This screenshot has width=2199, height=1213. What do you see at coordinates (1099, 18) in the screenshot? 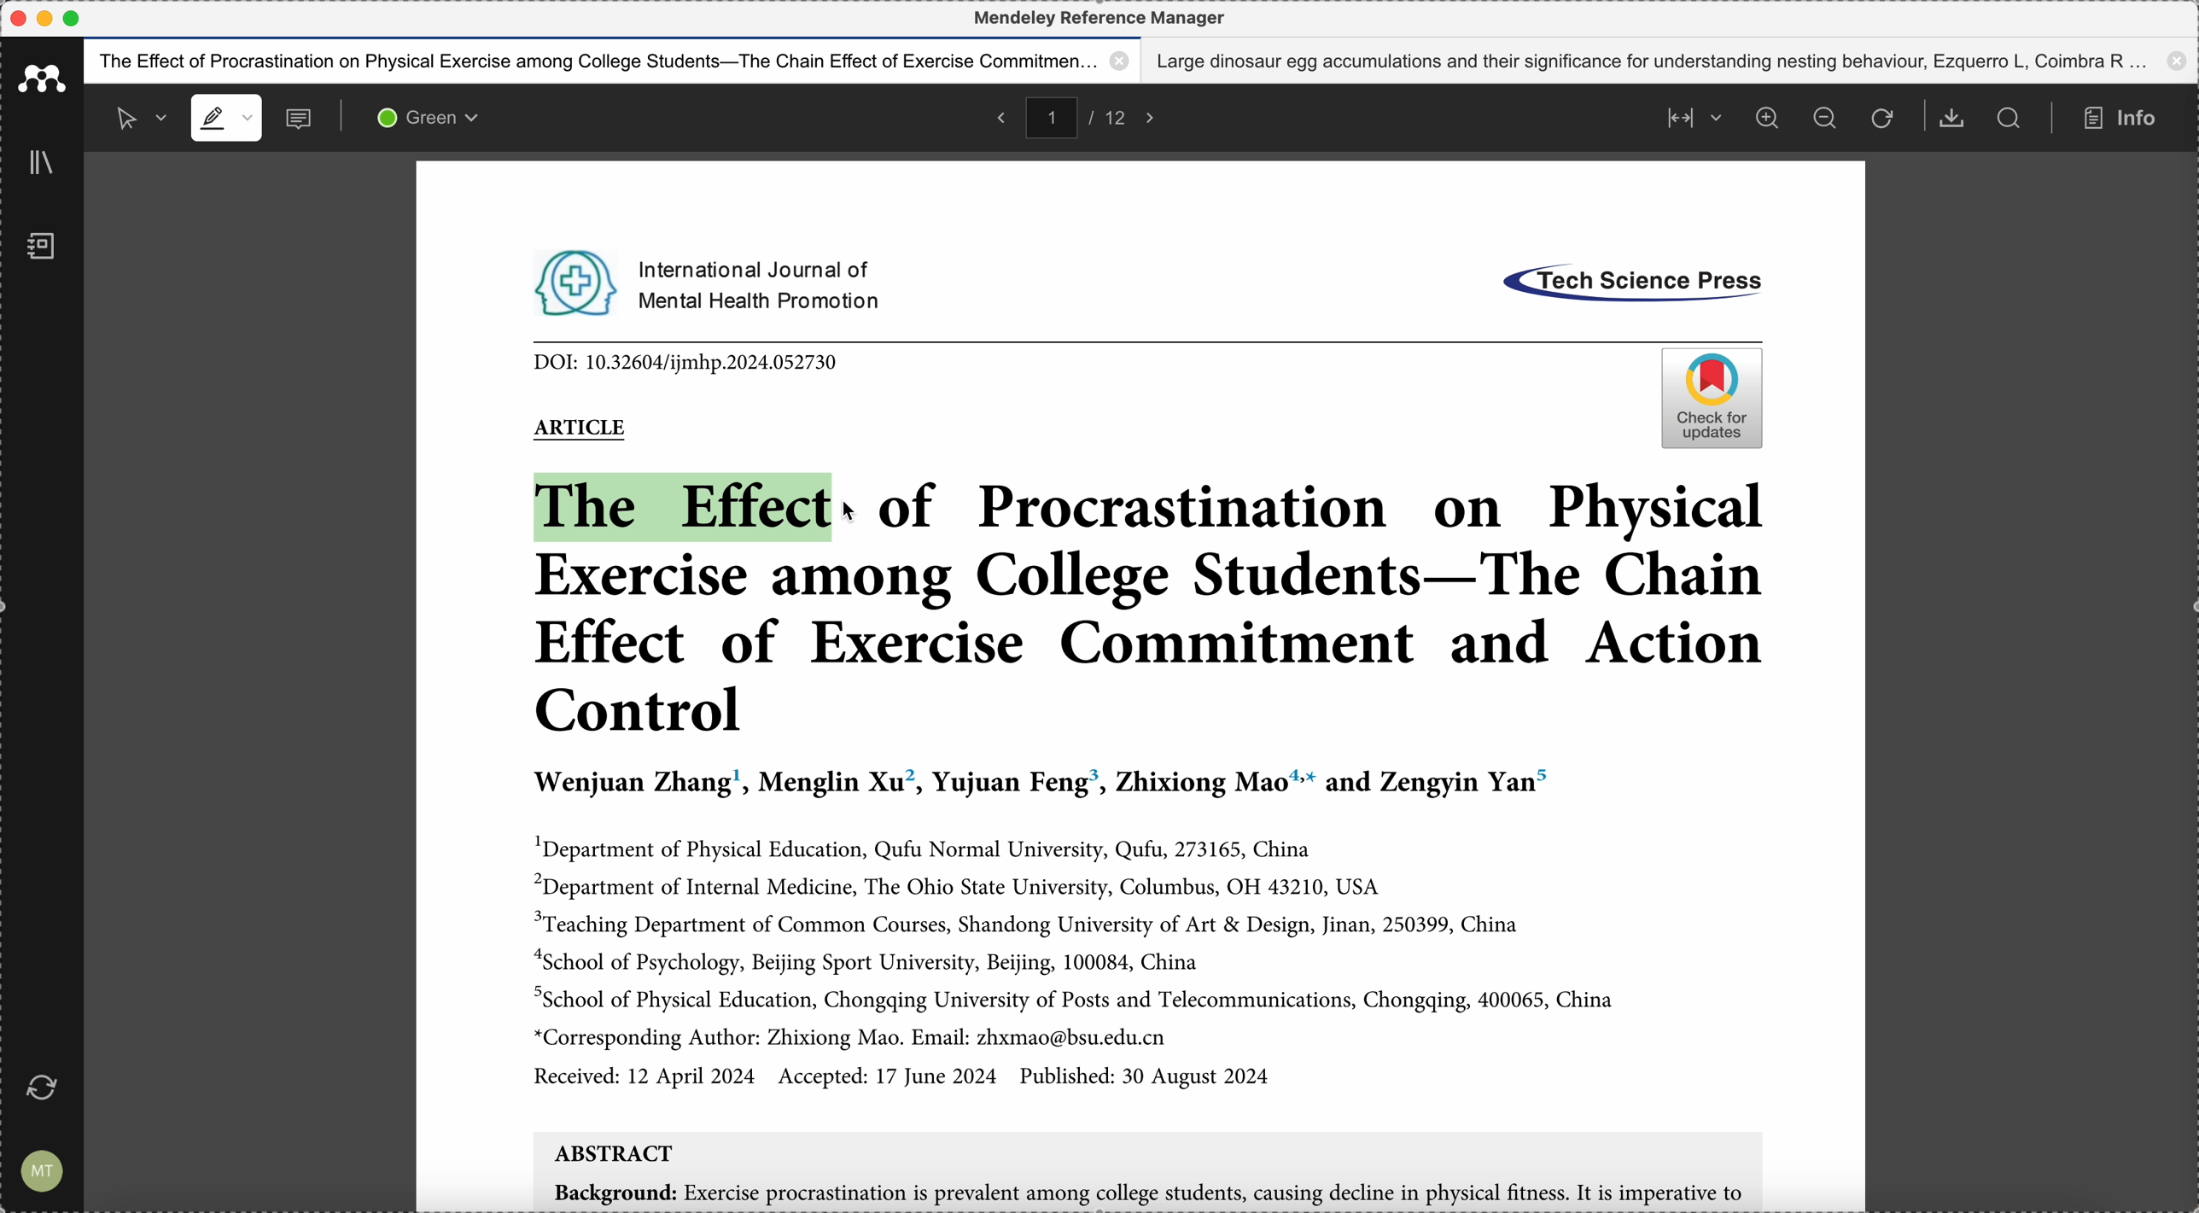
I see `Mendeley reference manager` at bounding box center [1099, 18].